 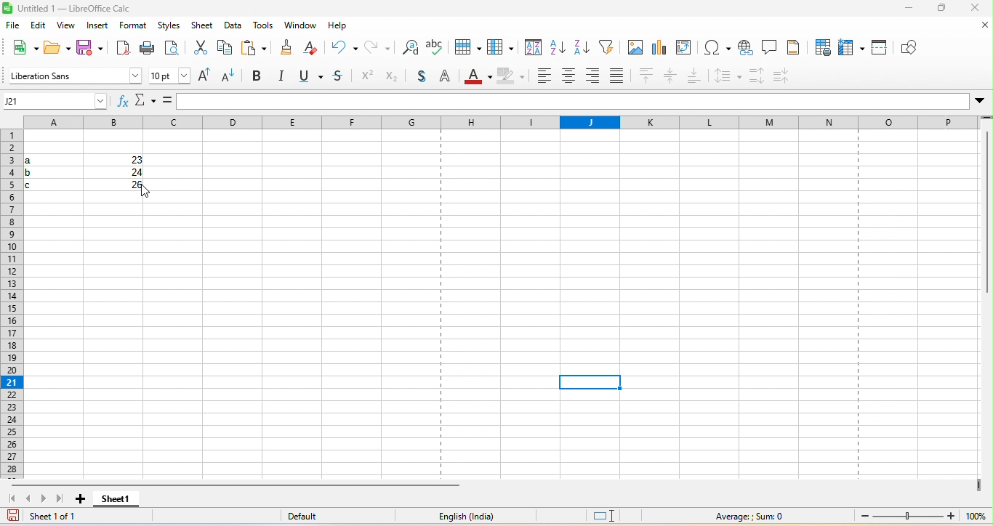 I want to click on previous sheet, so click(x=29, y=500).